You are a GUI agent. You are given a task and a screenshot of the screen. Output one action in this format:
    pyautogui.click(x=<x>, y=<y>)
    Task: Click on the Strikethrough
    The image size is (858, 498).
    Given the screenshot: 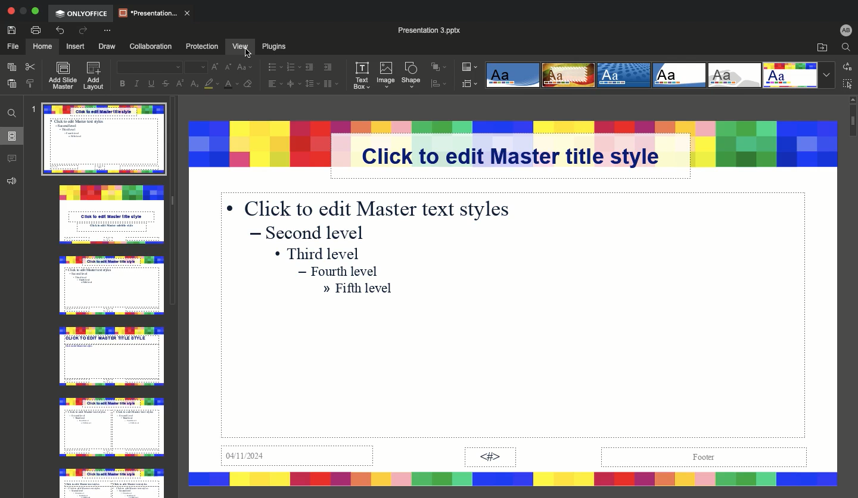 What is the action you would take?
    pyautogui.click(x=164, y=84)
    